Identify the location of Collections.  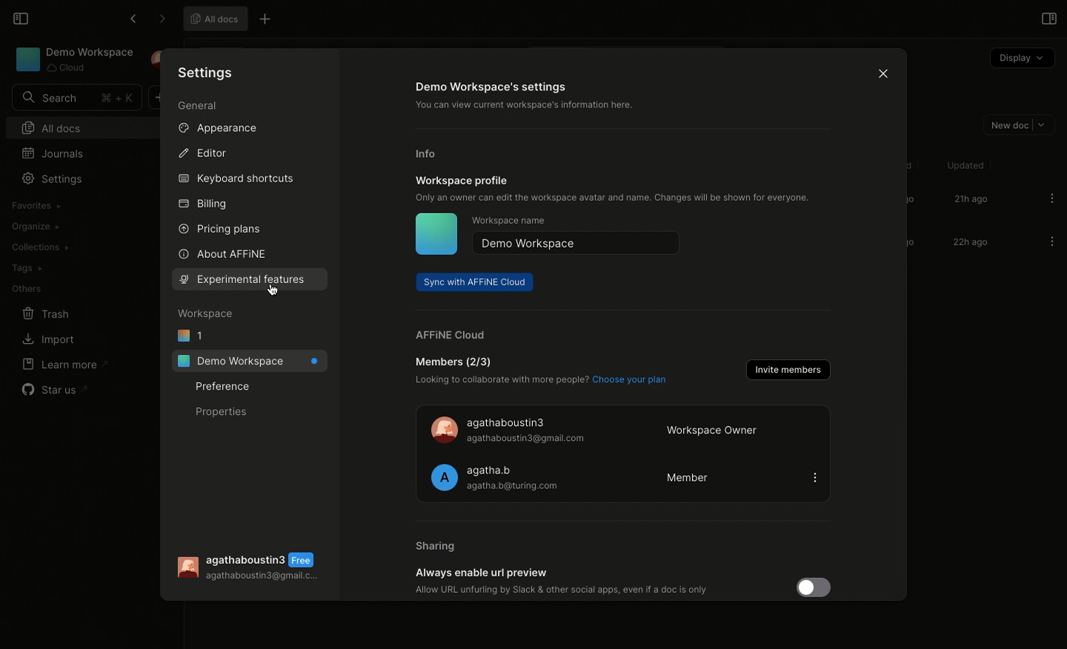
(39, 247).